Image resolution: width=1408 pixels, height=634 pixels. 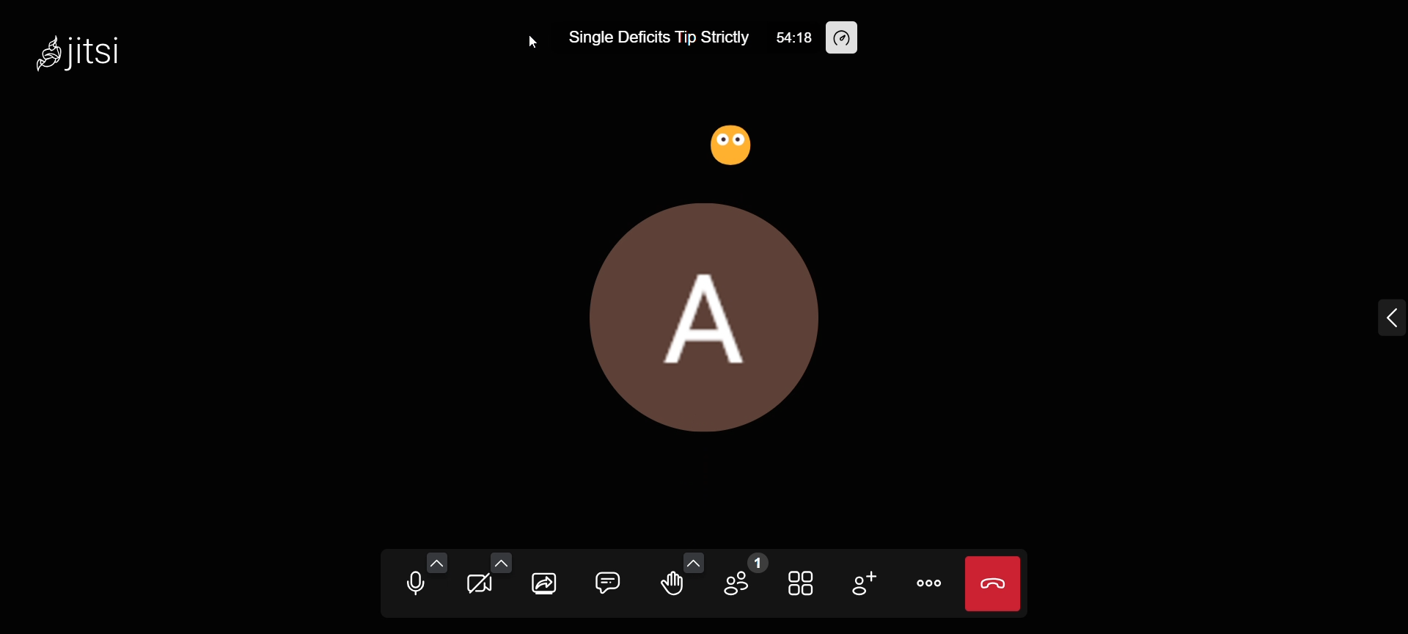 I want to click on Silence Reaction, so click(x=733, y=145).